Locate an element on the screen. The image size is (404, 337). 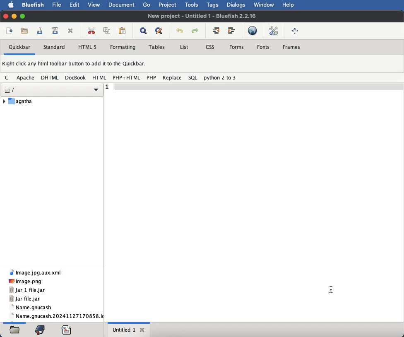
project is located at coordinates (168, 5).